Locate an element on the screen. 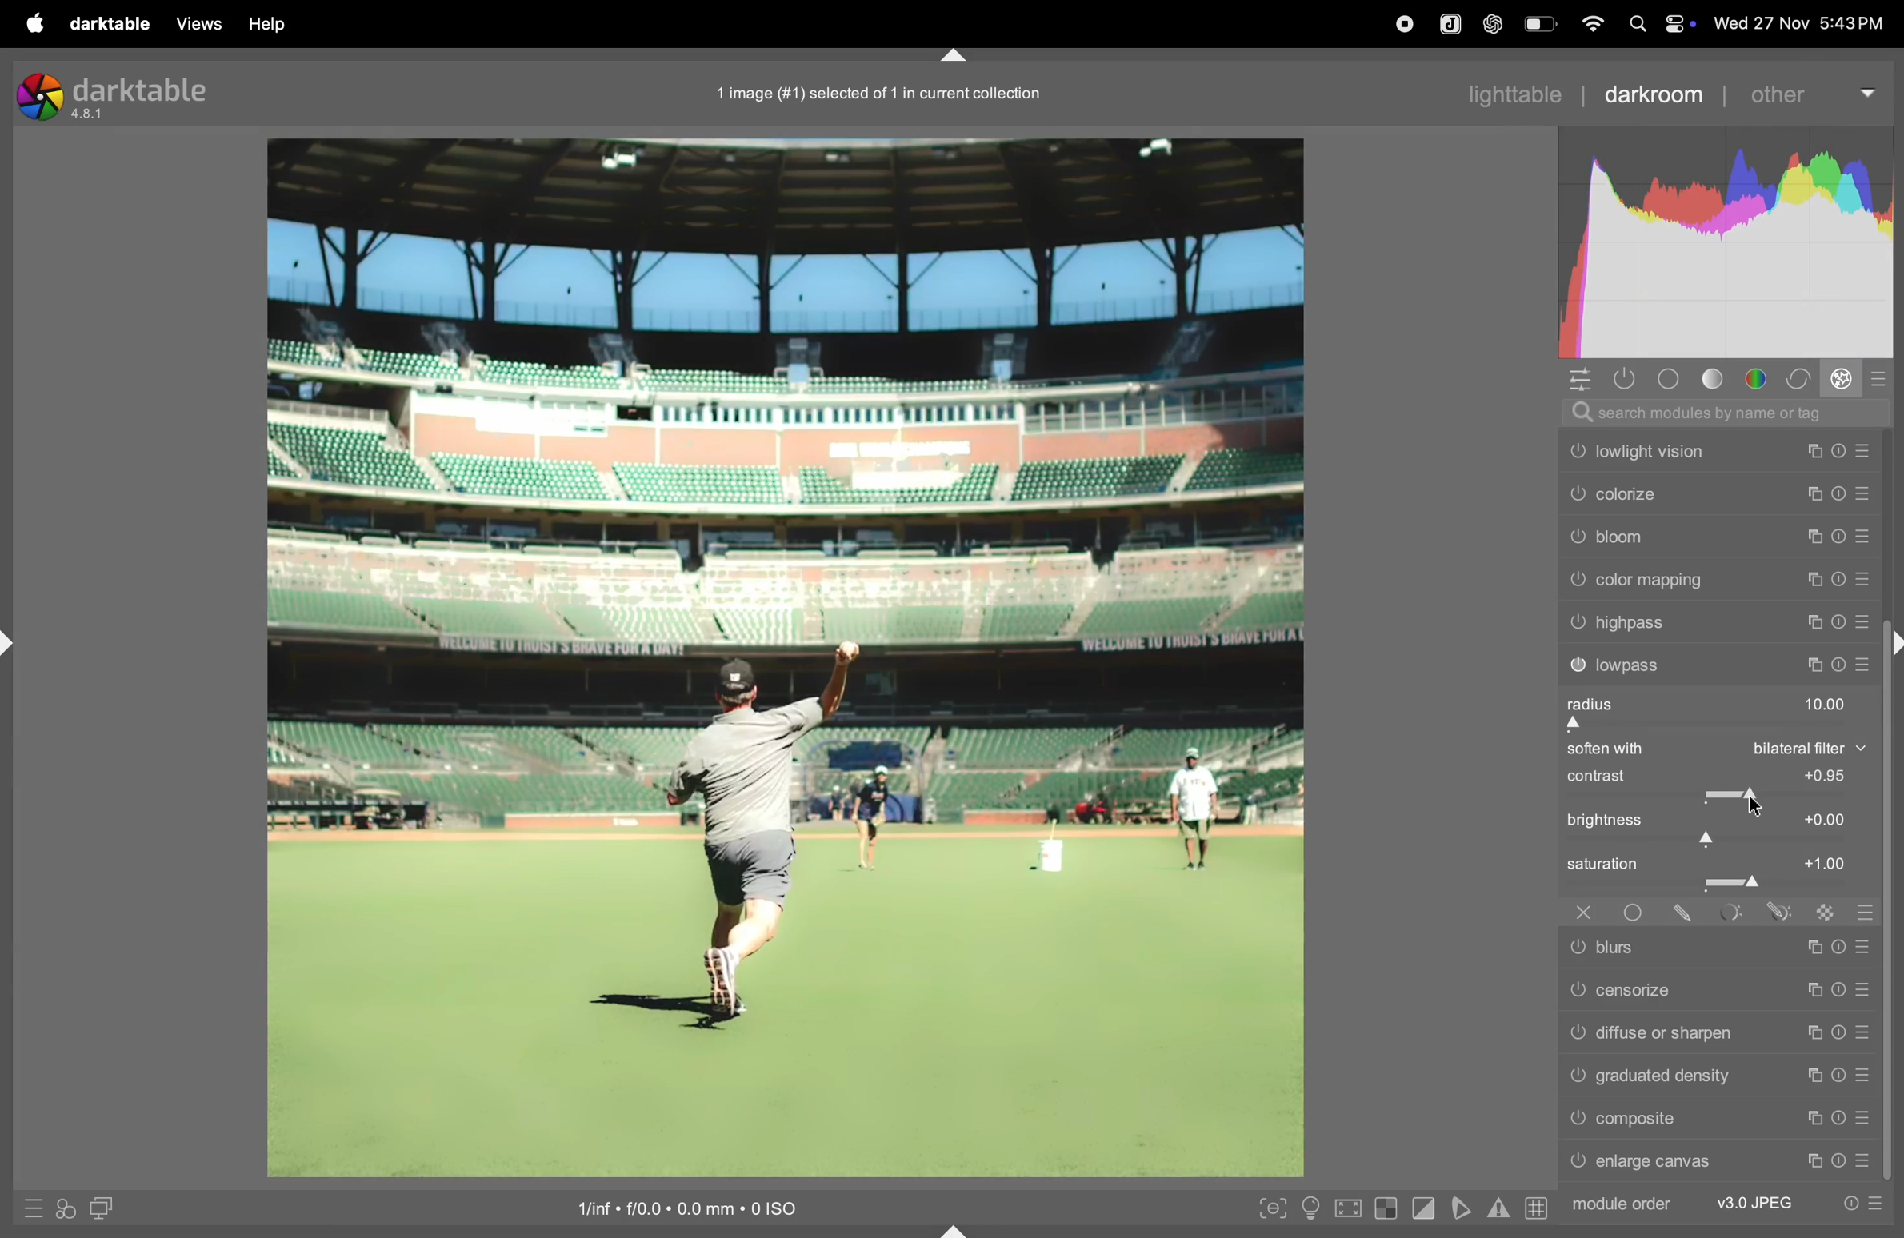 Image resolution: width=1904 pixels, height=1238 pixels. blurs is located at coordinates (1717, 949).